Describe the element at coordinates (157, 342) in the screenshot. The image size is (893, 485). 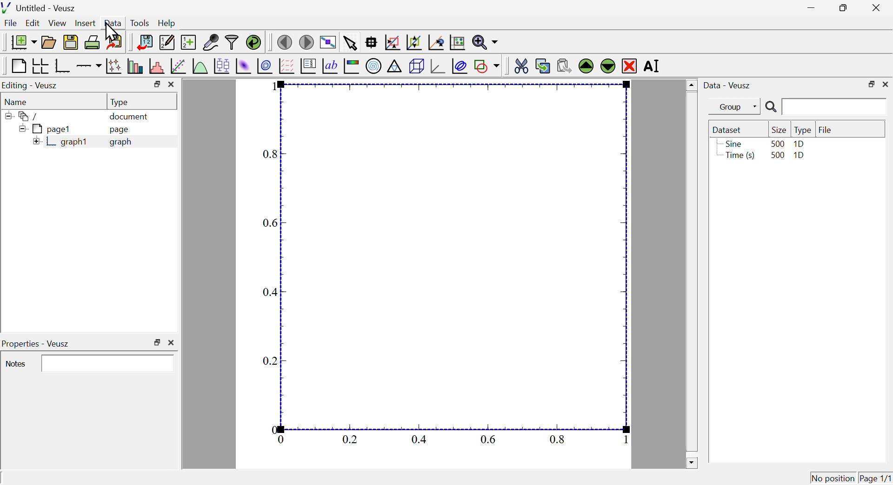
I see `maximize` at that location.